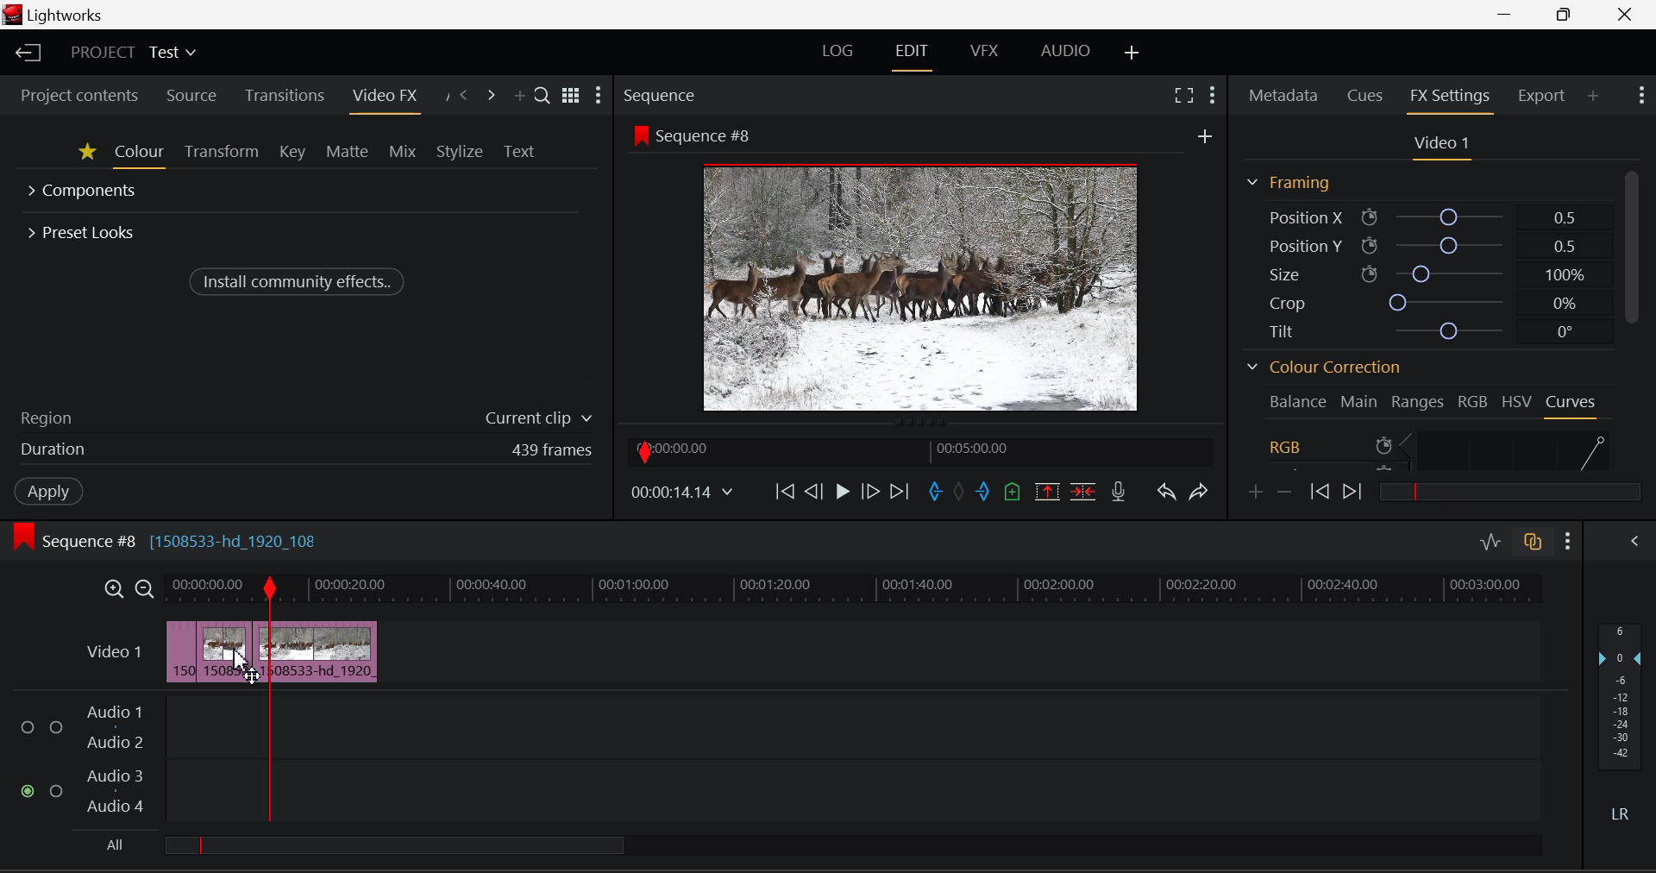 This screenshot has height=873, width=1656. Describe the element at coordinates (1439, 449) in the screenshot. I see `RGB Curve` at that location.